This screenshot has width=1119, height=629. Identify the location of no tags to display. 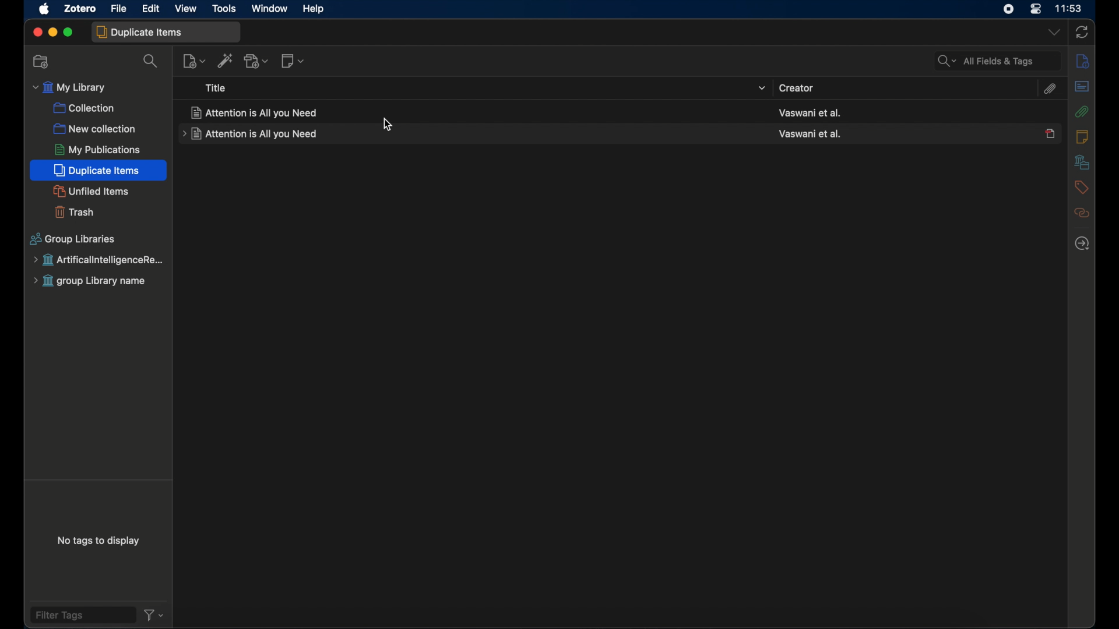
(101, 542).